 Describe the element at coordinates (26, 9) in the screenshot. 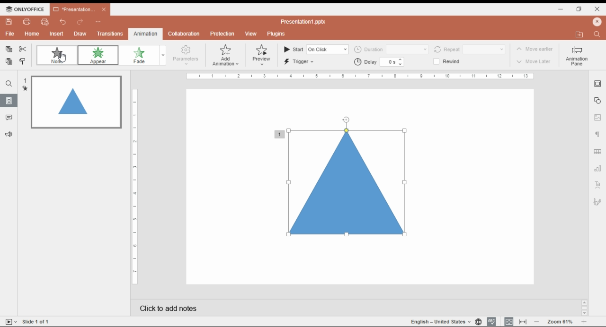

I see `icon and menu` at that location.